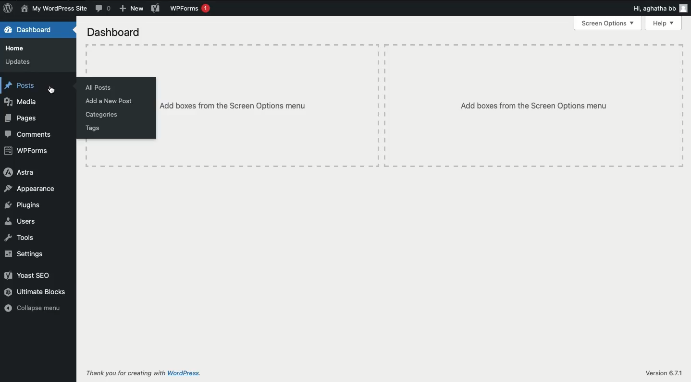 This screenshot has width=691, height=382. I want to click on Hi user, so click(657, 8).